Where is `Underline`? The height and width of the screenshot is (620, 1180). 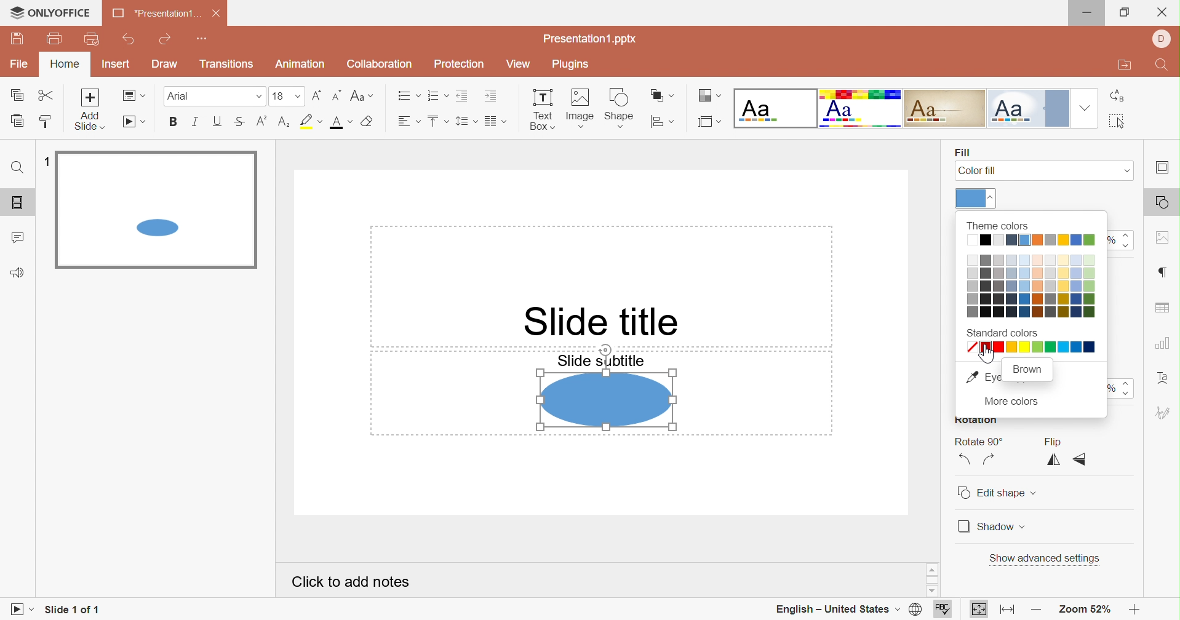 Underline is located at coordinates (216, 121).